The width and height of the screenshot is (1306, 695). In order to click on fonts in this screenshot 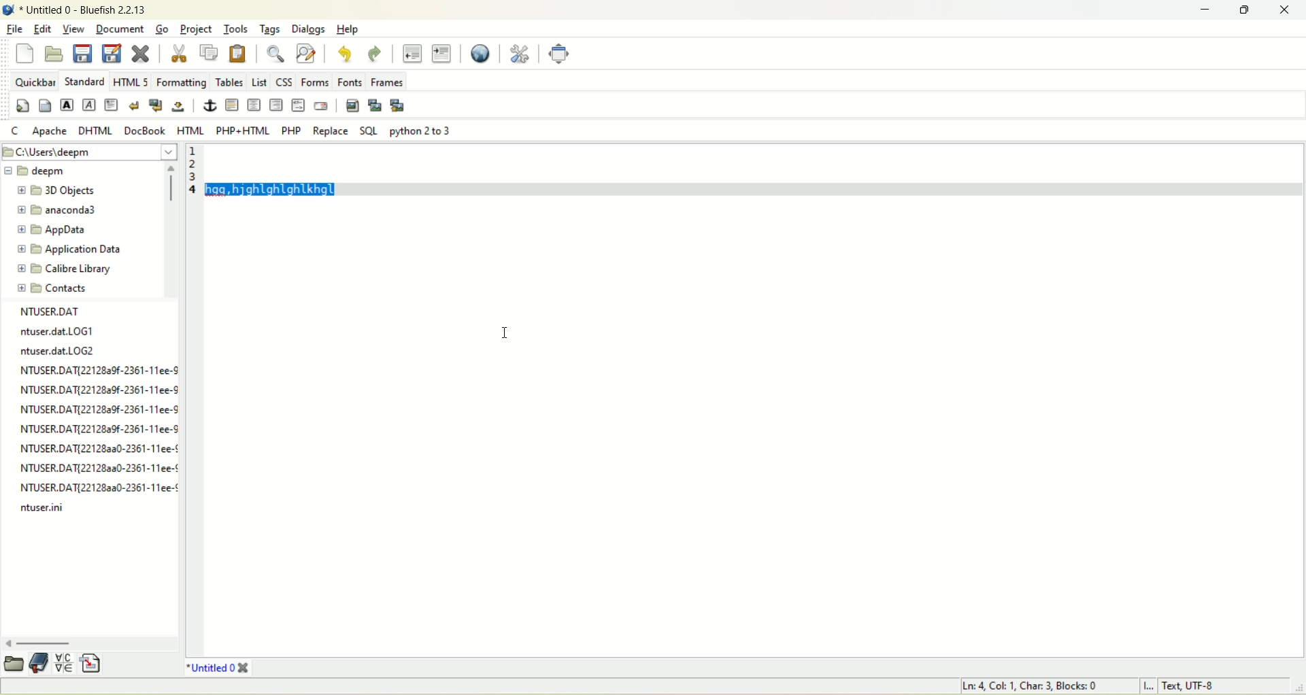, I will do `click(350, 82)`.